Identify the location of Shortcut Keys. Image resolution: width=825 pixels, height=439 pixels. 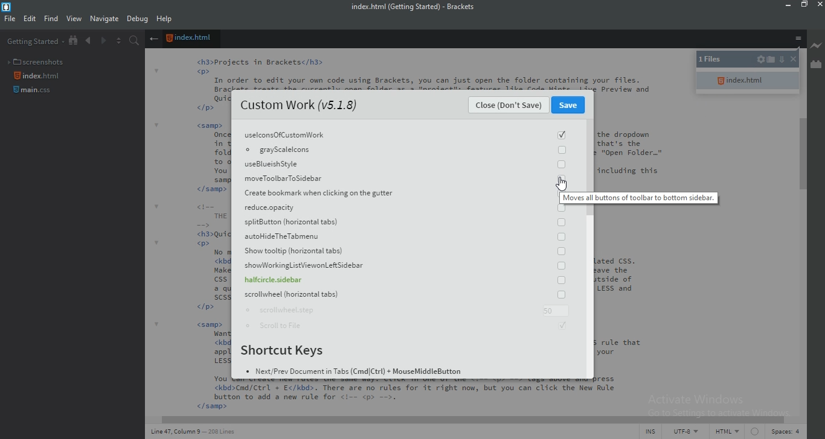
(287, 352).